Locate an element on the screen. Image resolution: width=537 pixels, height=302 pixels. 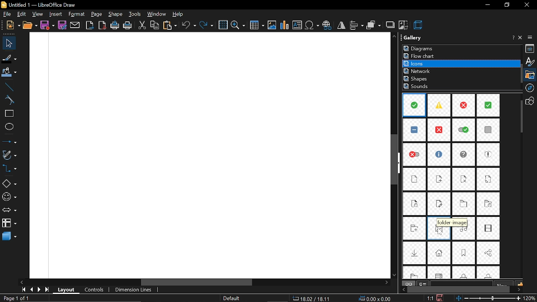
insert is located at coordinates (55, 14).